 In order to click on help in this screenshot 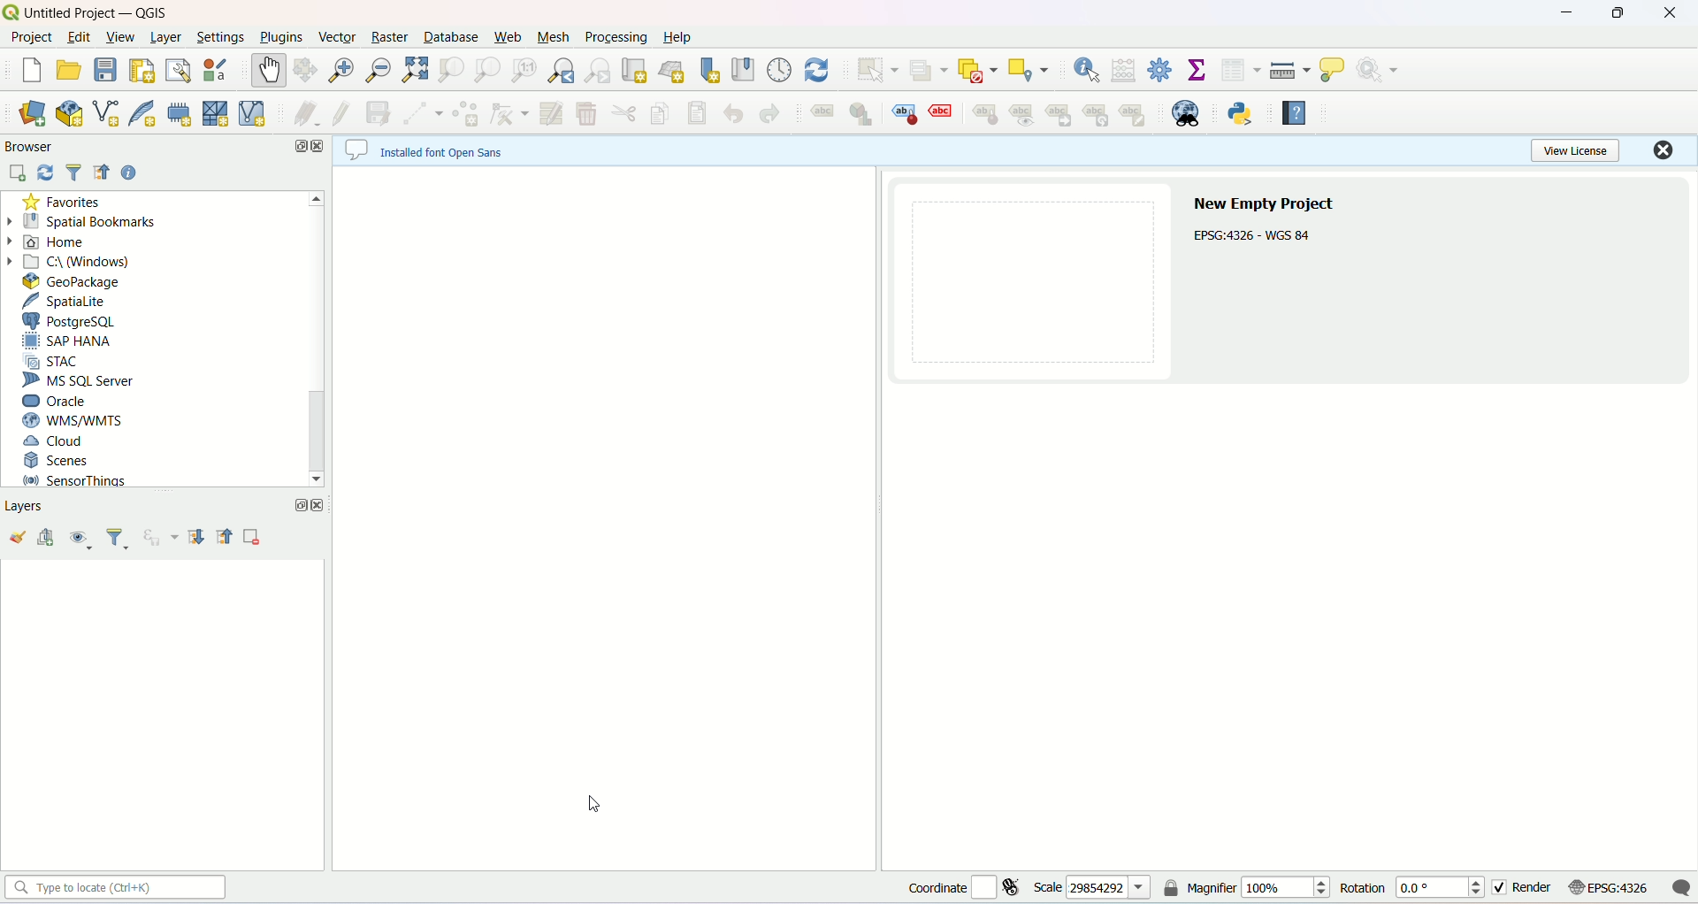, I will do `click(1296, 114)`.